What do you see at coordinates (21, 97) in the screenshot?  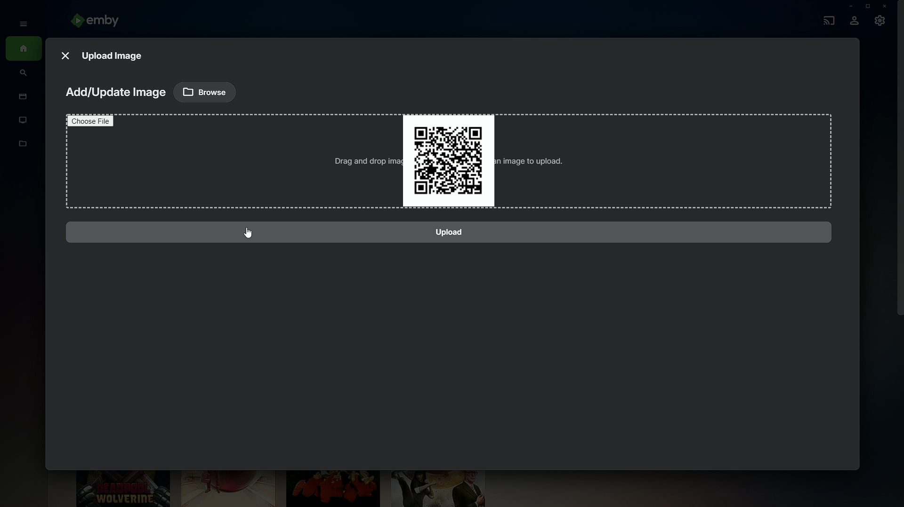 I see `Movies` at bounding box center [21, 97].